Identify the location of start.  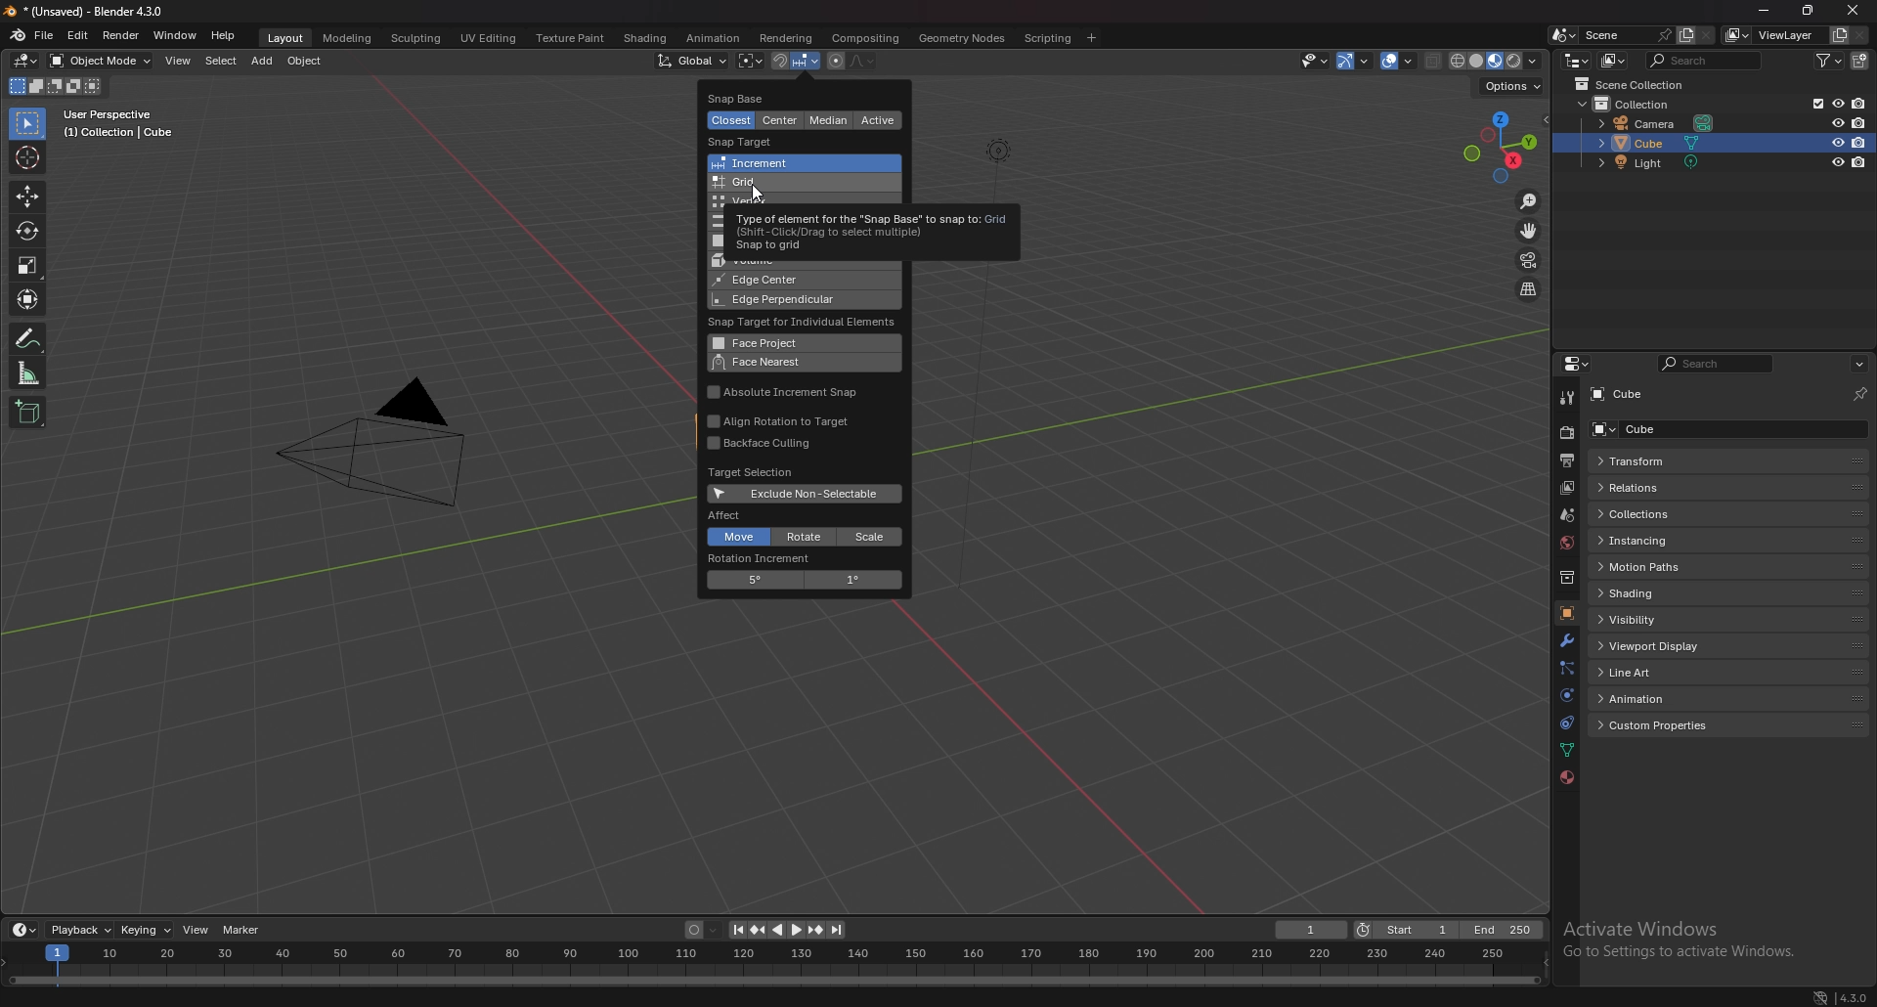
(1405, 930).